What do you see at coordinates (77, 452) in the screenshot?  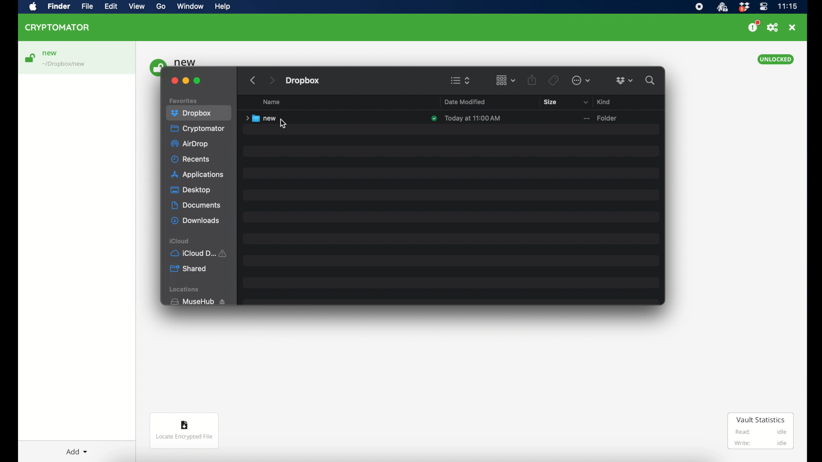 I see `add dropdown ` at bounding box center [77, 452].